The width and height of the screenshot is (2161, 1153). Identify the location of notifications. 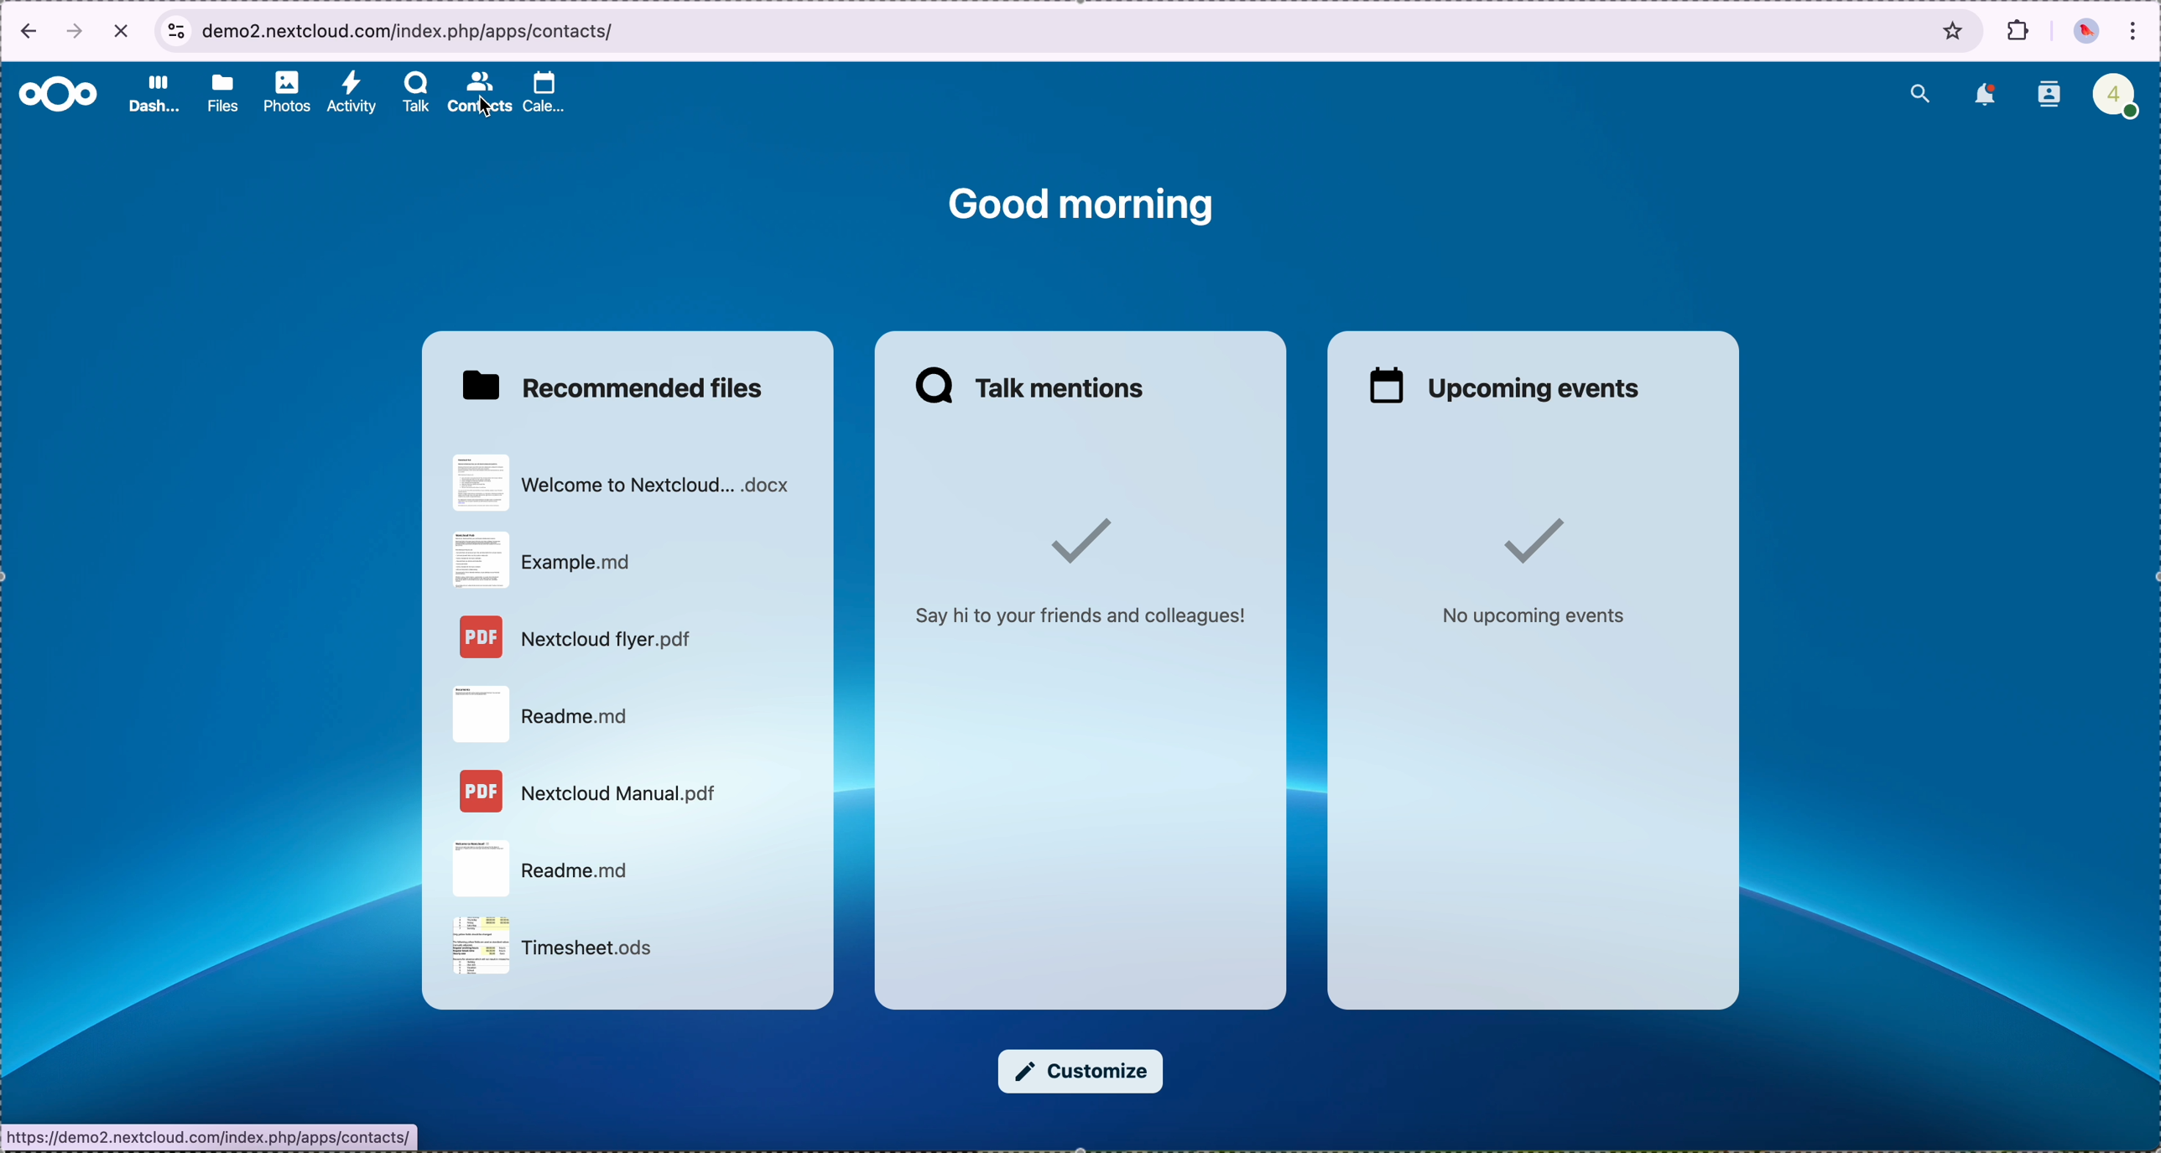
(1982, 96).